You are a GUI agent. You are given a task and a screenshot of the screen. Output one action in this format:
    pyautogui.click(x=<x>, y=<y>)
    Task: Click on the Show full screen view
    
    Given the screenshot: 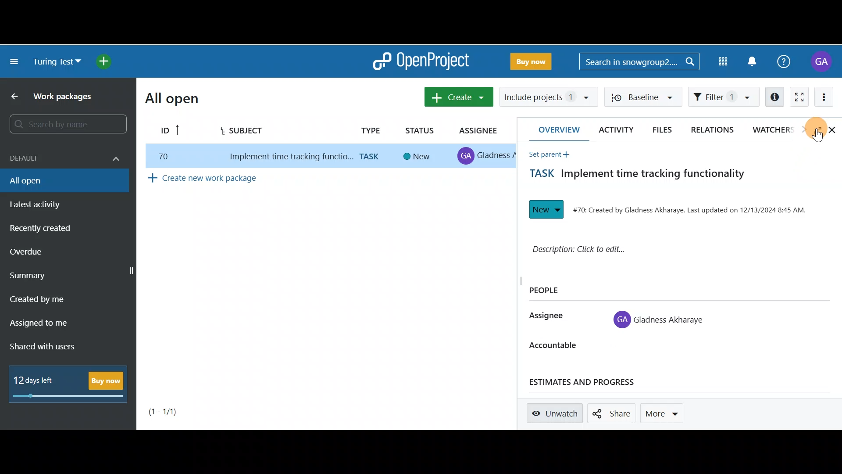 What is the action you would take?
    pyautogui.click(x=811, y=129)
    